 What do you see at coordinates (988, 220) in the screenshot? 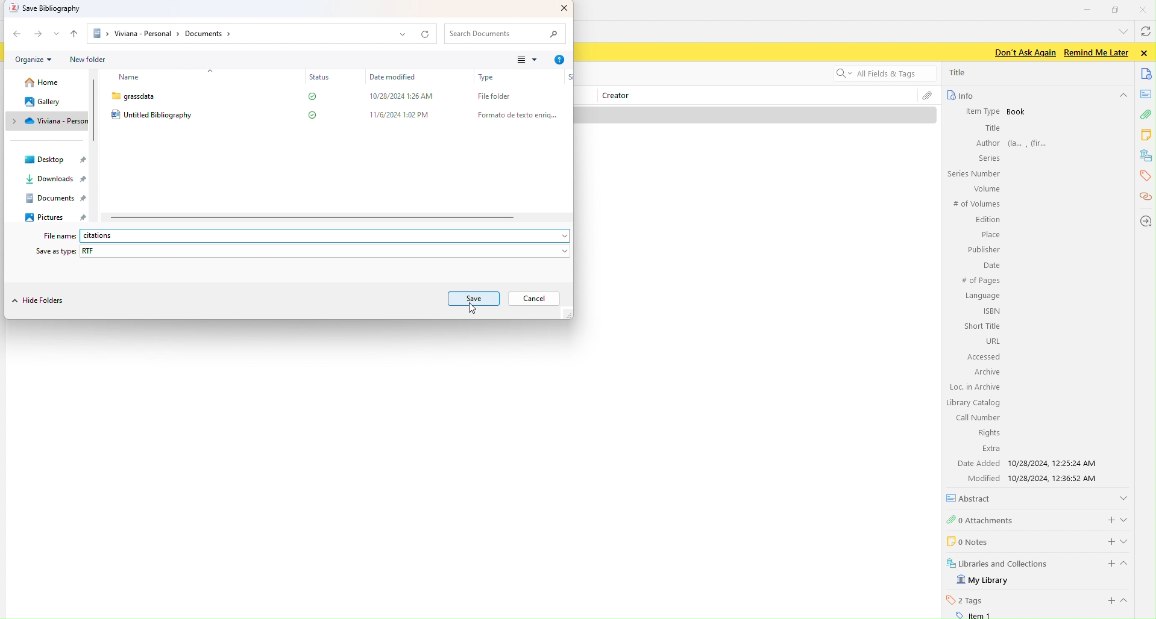
I see `Edition` at bounding box center [988, 220].